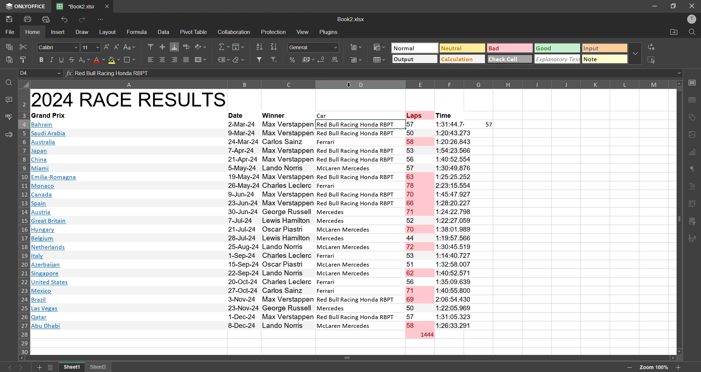  I want to click on formula, so click(138, 32).